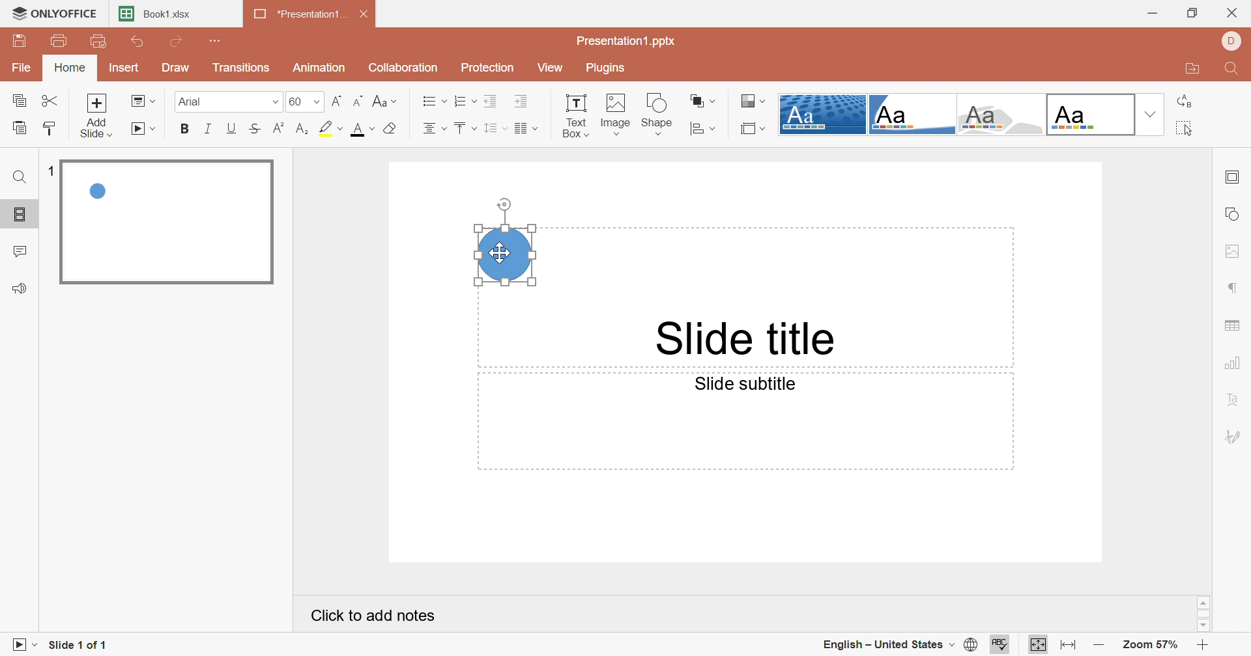  Describe the element at coordinates (1204, 614) in the screenshot. I see `Scroll bar` at that location.